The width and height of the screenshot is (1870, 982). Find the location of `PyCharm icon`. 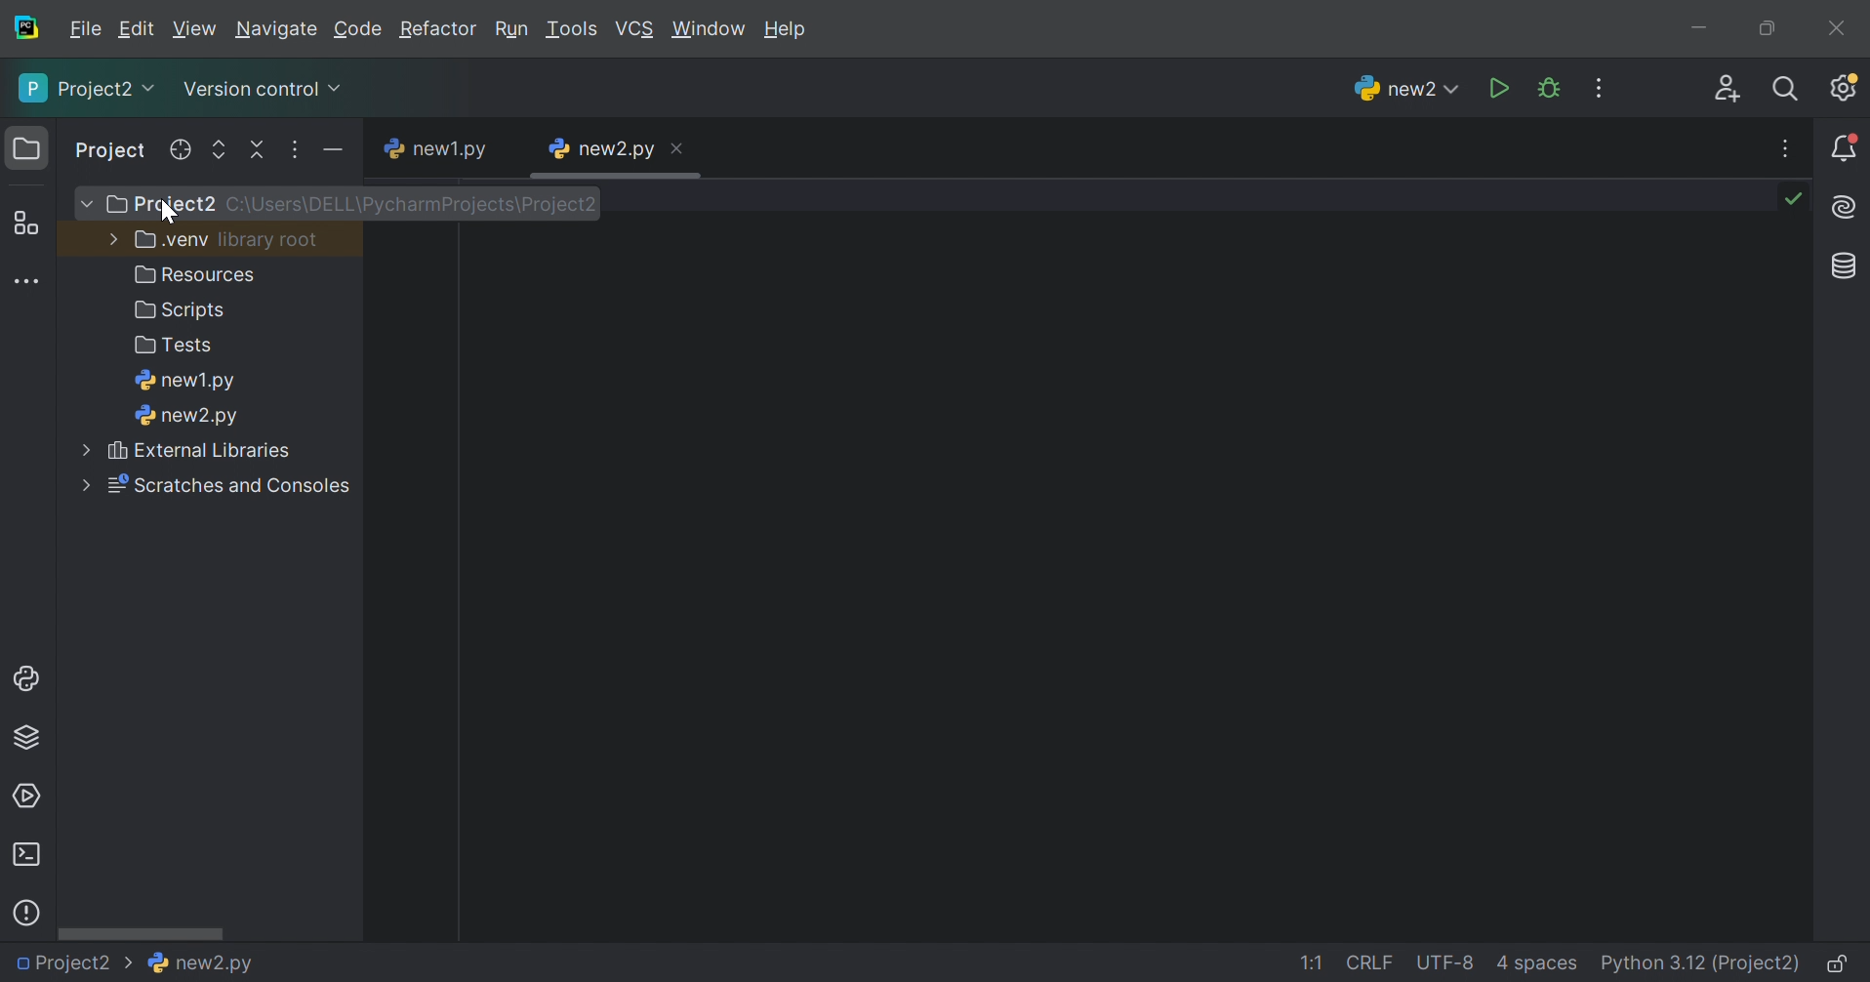

PyCharm icon is located at coordinates (30, 28).